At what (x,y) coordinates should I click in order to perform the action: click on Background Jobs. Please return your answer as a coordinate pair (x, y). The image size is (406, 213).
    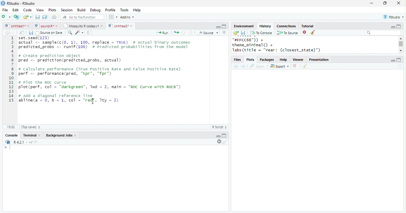
    Looking at the image, I should click on (59, 135).